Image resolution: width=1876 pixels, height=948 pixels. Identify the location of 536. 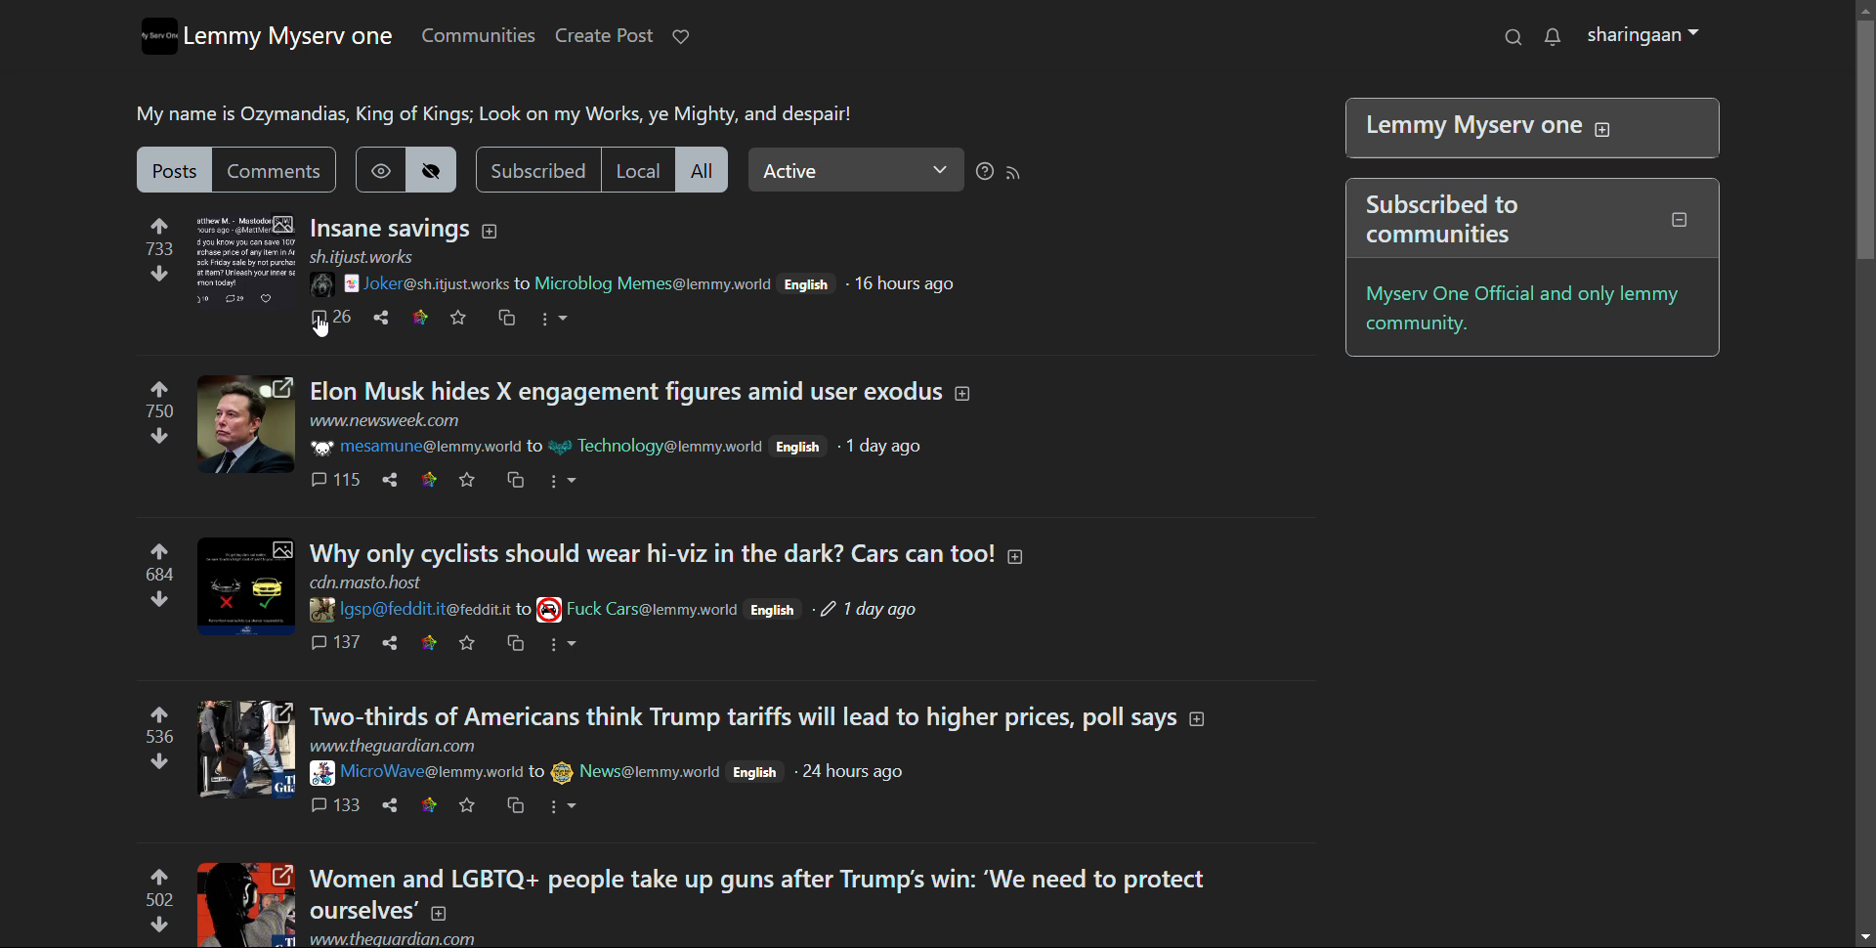
(159, 739).